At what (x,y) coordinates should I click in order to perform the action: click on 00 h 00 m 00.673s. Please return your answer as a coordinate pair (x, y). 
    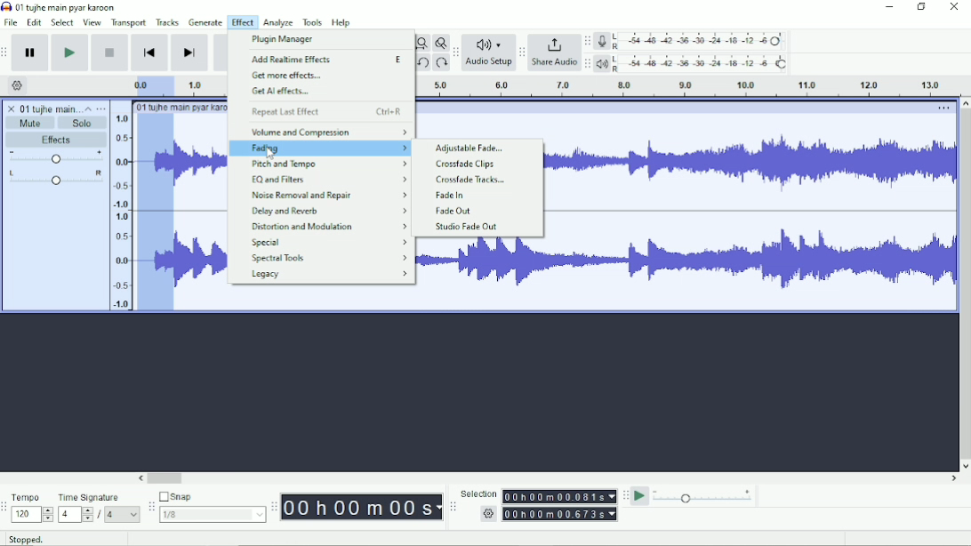
    Looking at the image, I should click on (562, 513).